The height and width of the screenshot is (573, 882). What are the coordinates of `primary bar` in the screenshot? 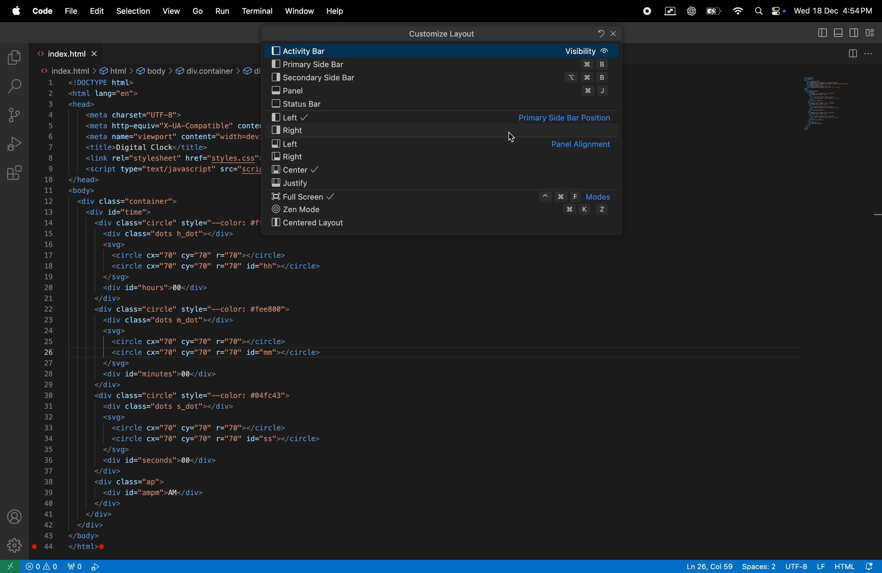 It's located at (441, 65).